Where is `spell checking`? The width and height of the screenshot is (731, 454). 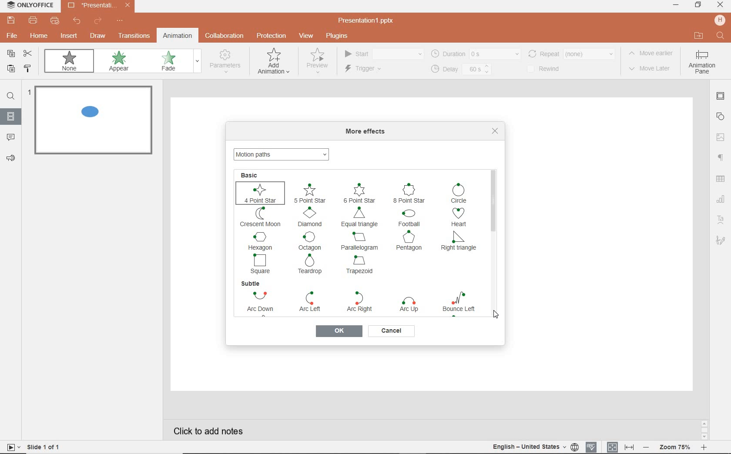
spell checking is located at coordinates (590, 447).